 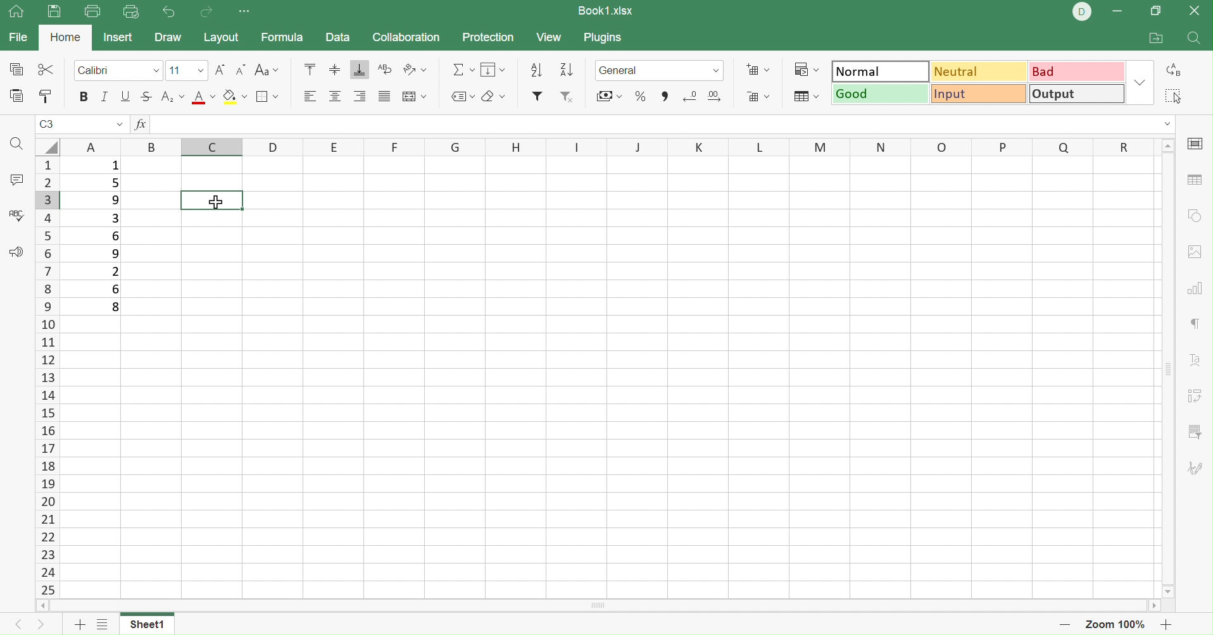 What do you see at coordinates (334, 69) in the screenshot?
I see `Align middle` at bounding box center [334, 69].